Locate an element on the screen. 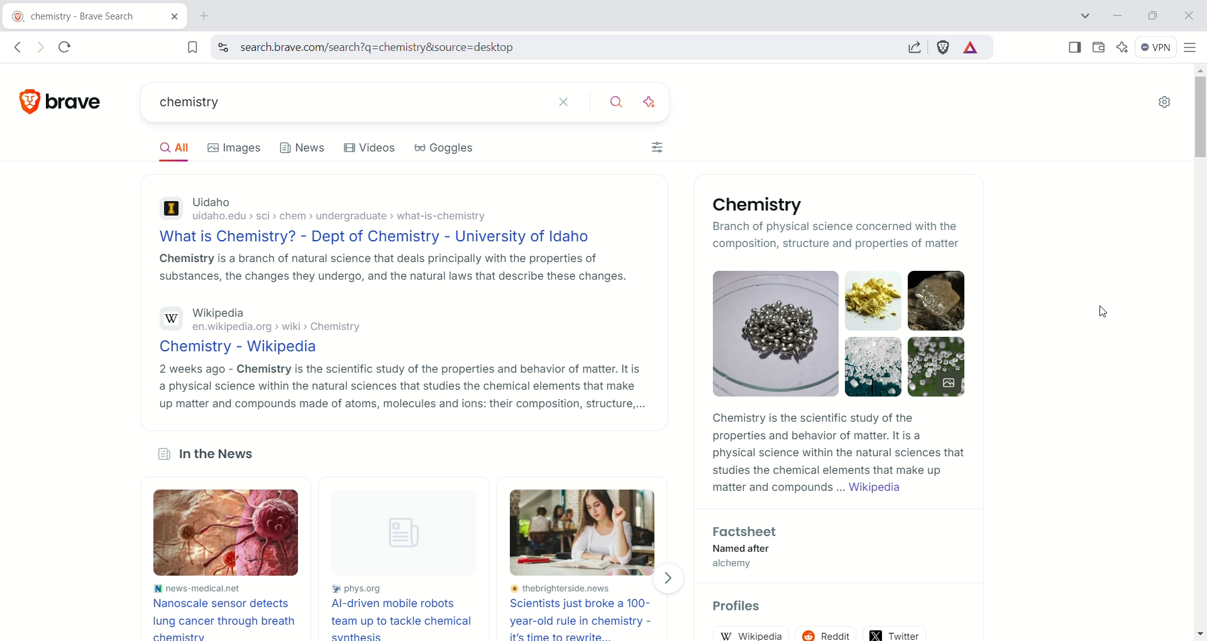 Image resolution: width=1207 pixels, height=641 pixels. phys.org AI-driven mobile robots team up to tackle chemical synthesis is located at coordinates (404, 611).